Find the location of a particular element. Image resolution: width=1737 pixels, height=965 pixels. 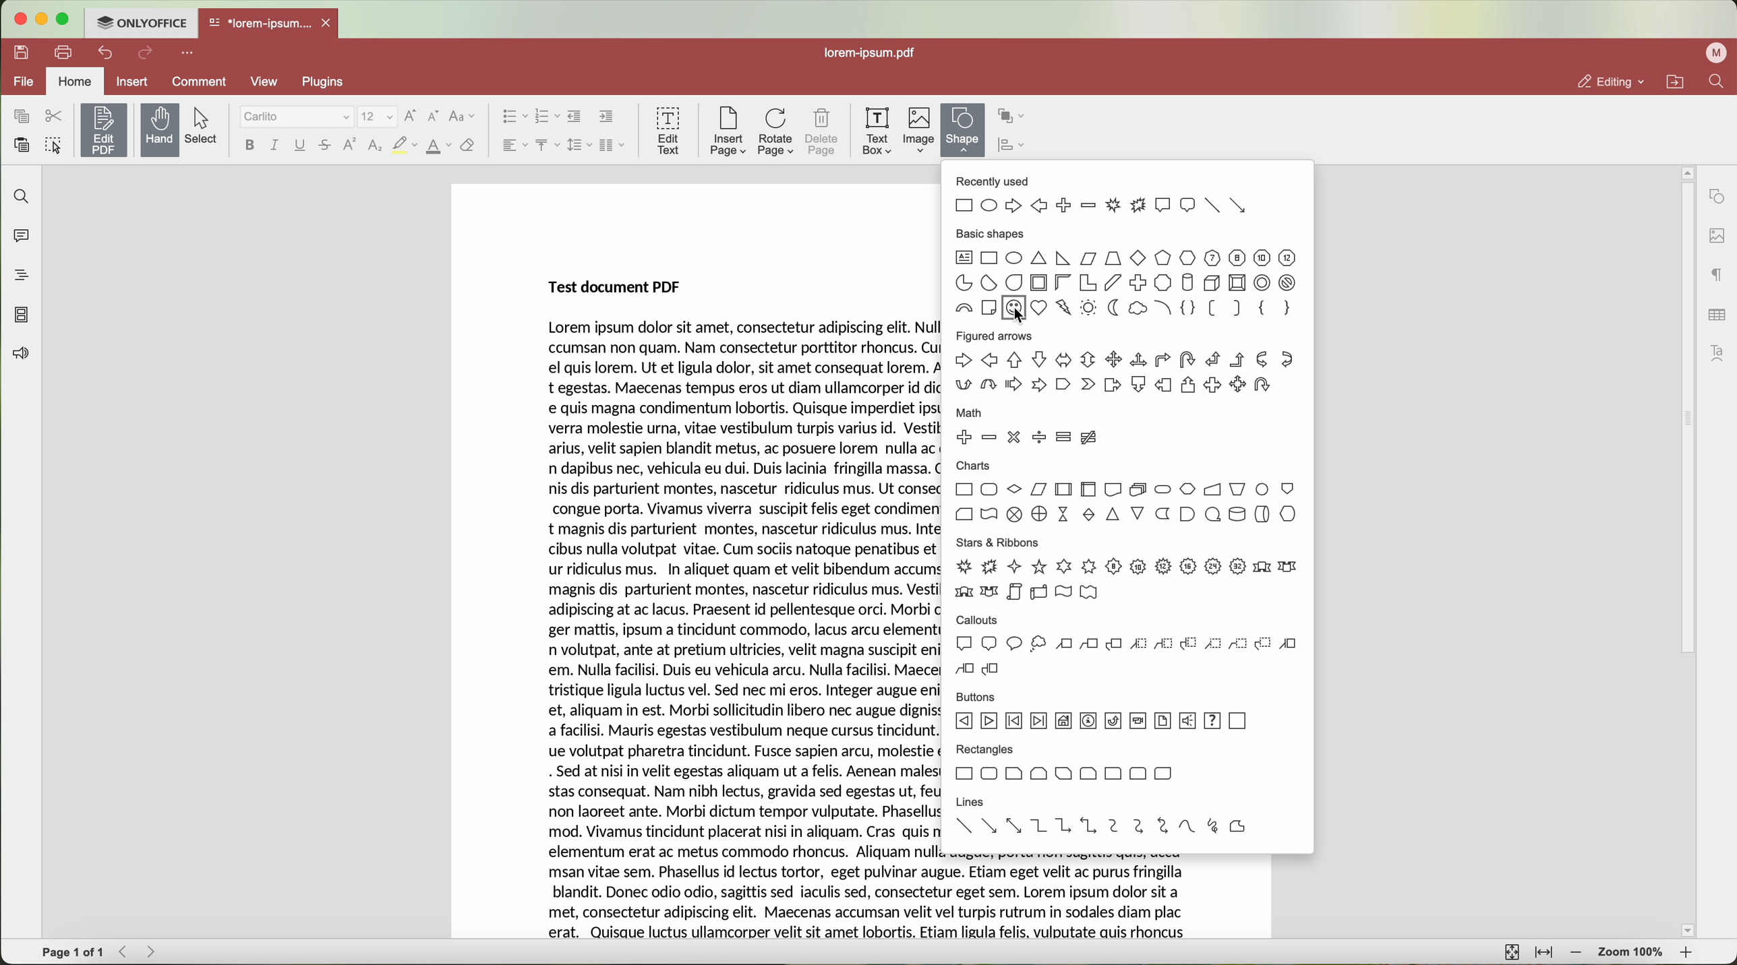

headings is located at coordinates (20, 276).